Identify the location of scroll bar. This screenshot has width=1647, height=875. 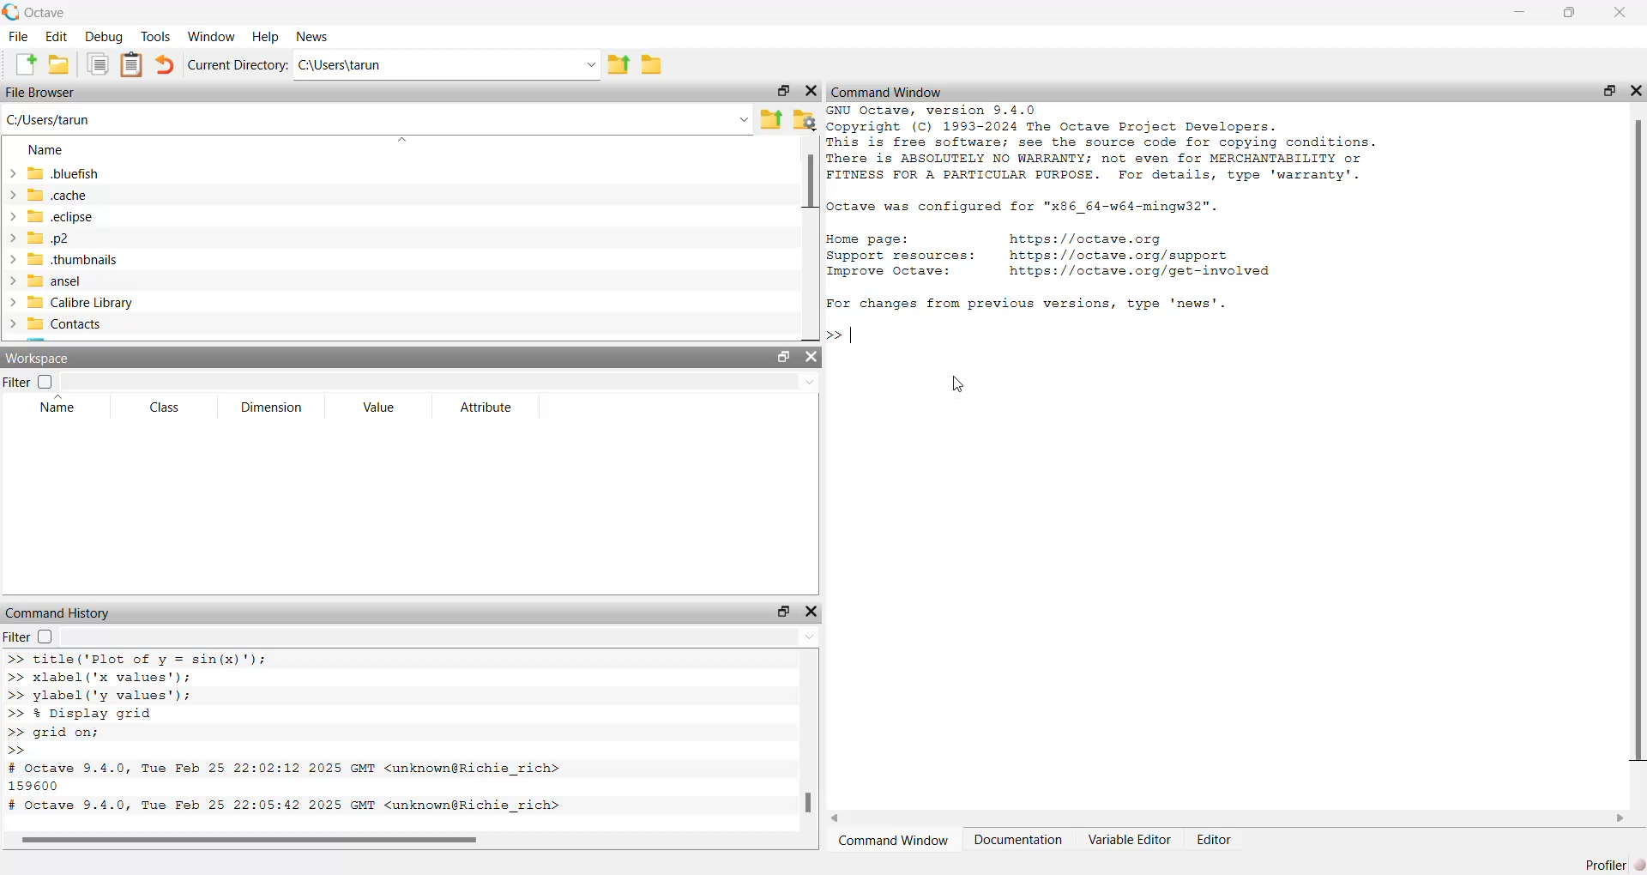
(1637, 441).